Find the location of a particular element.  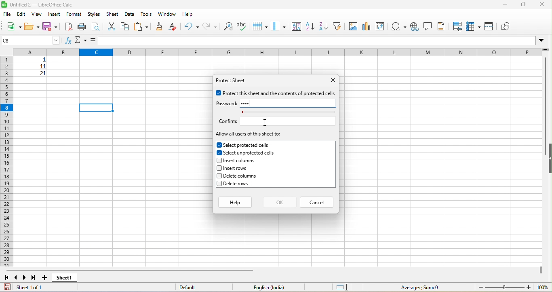

close is located at coordinates (329, 80).